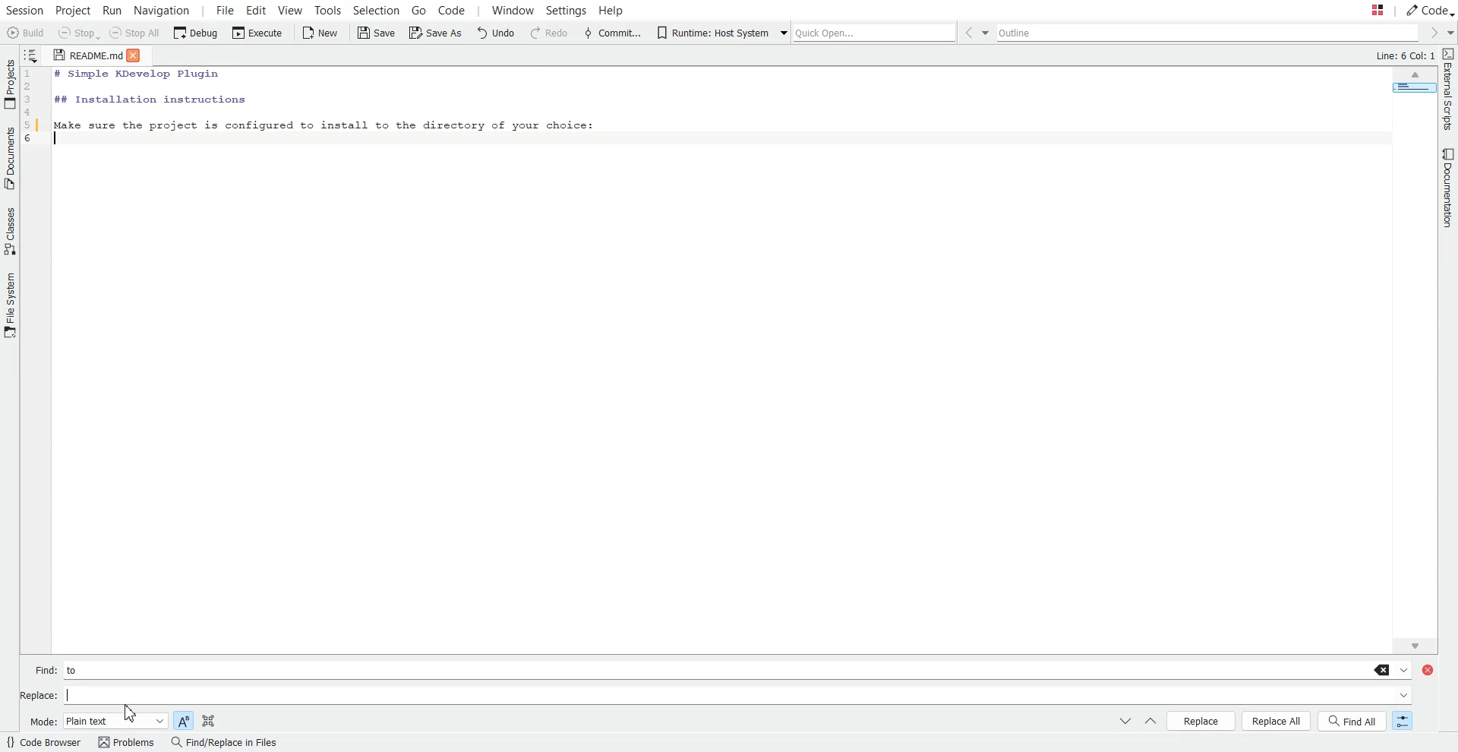  I want to click on Make sure the project is configured to install to the directory of your choice:, so click(324, 123).